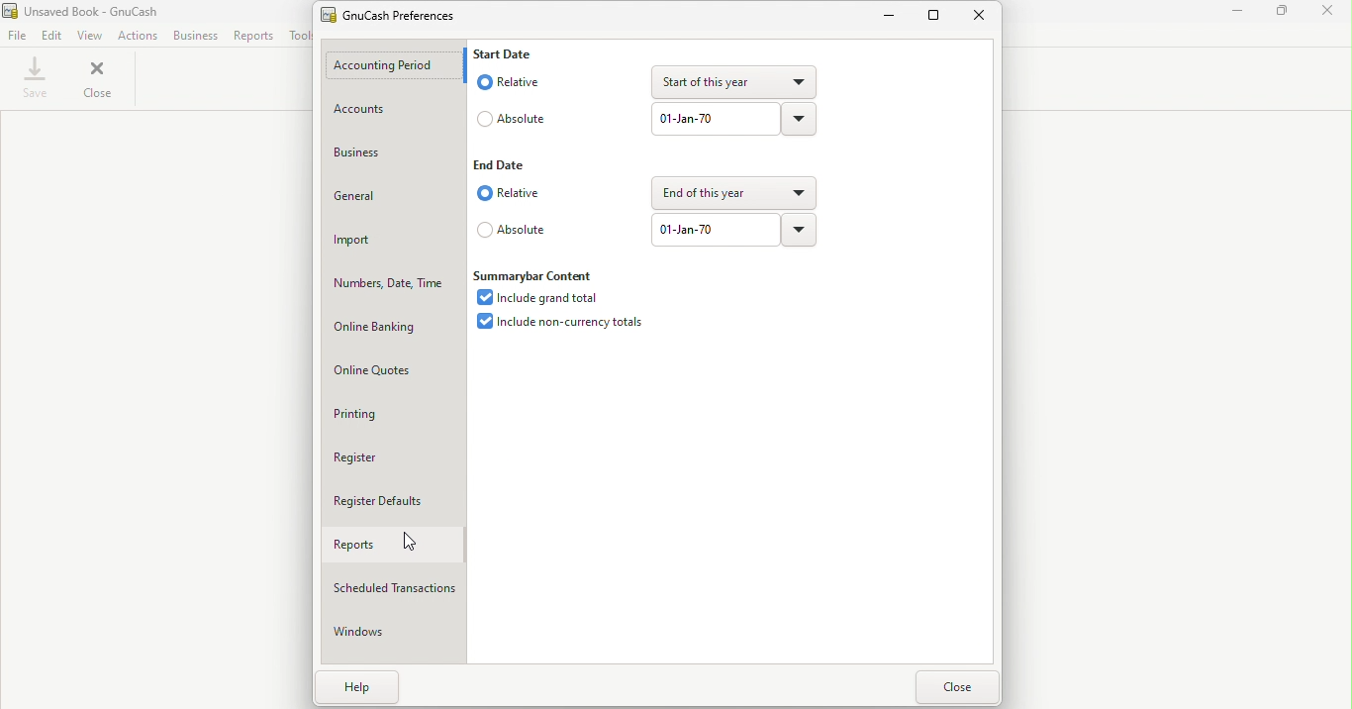 The height and width of the screenshot is (709, 1352). I want to click on Actions, so click(141, 37).